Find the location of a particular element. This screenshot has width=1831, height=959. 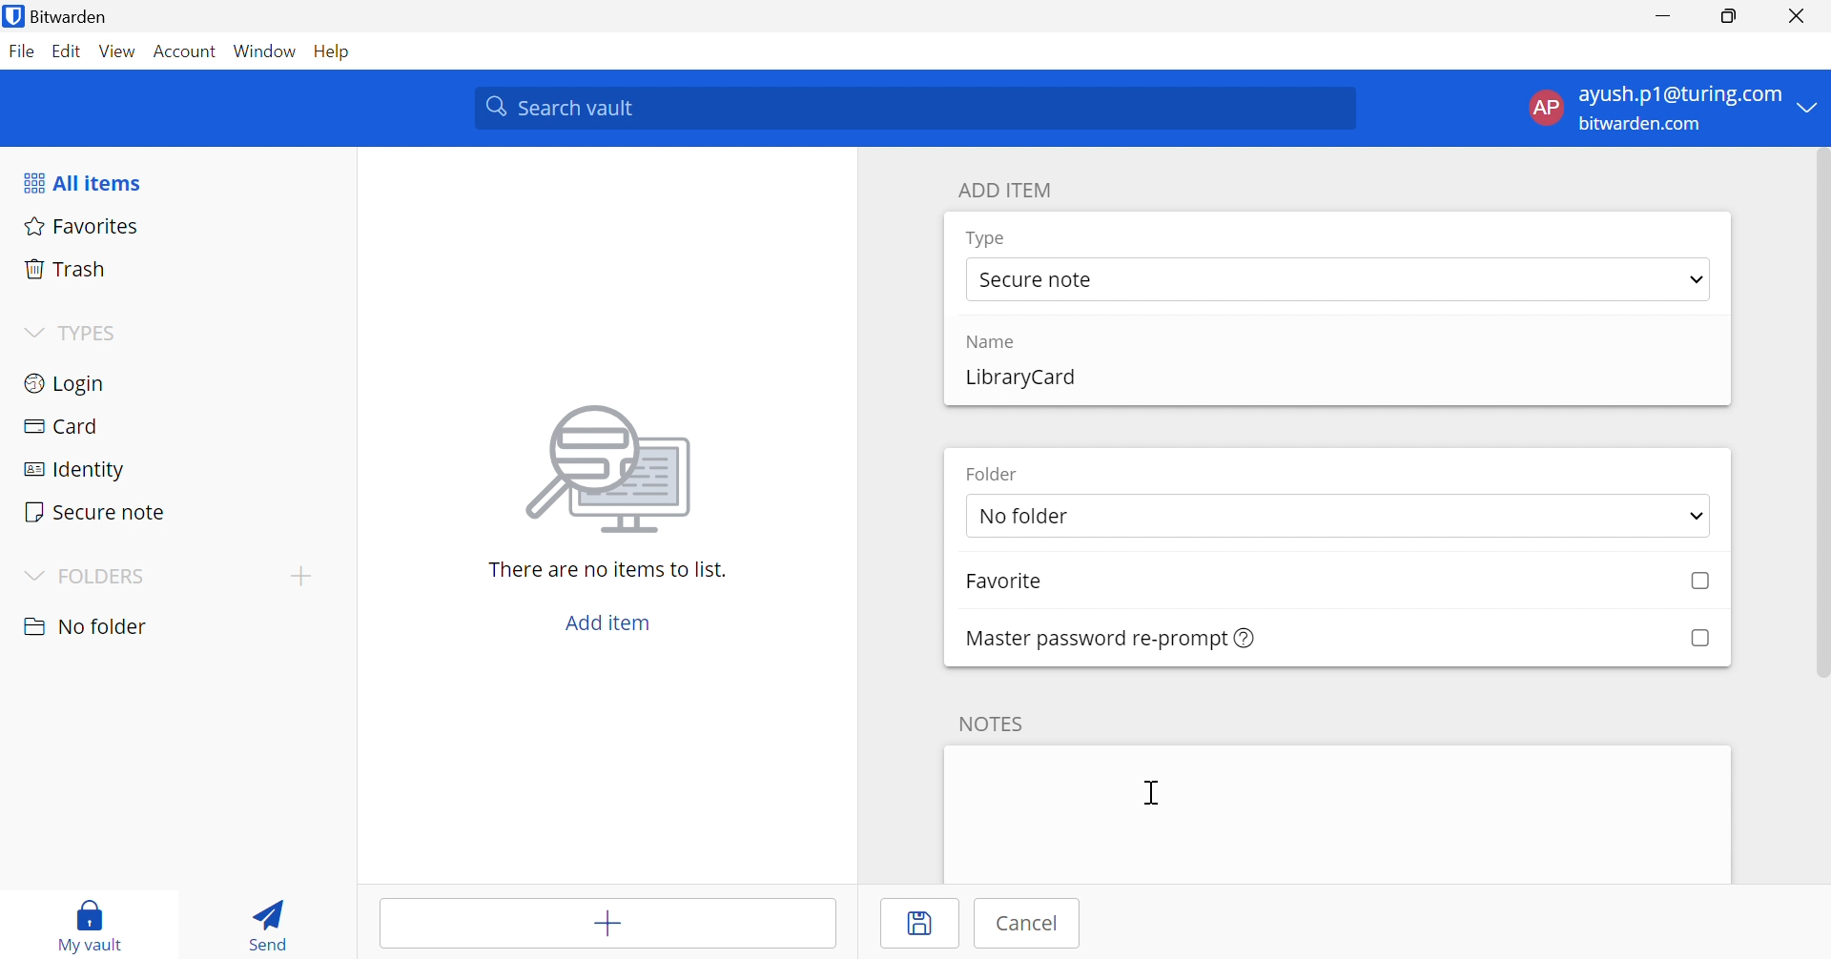

NOTES is located at coordinates (992, 723).